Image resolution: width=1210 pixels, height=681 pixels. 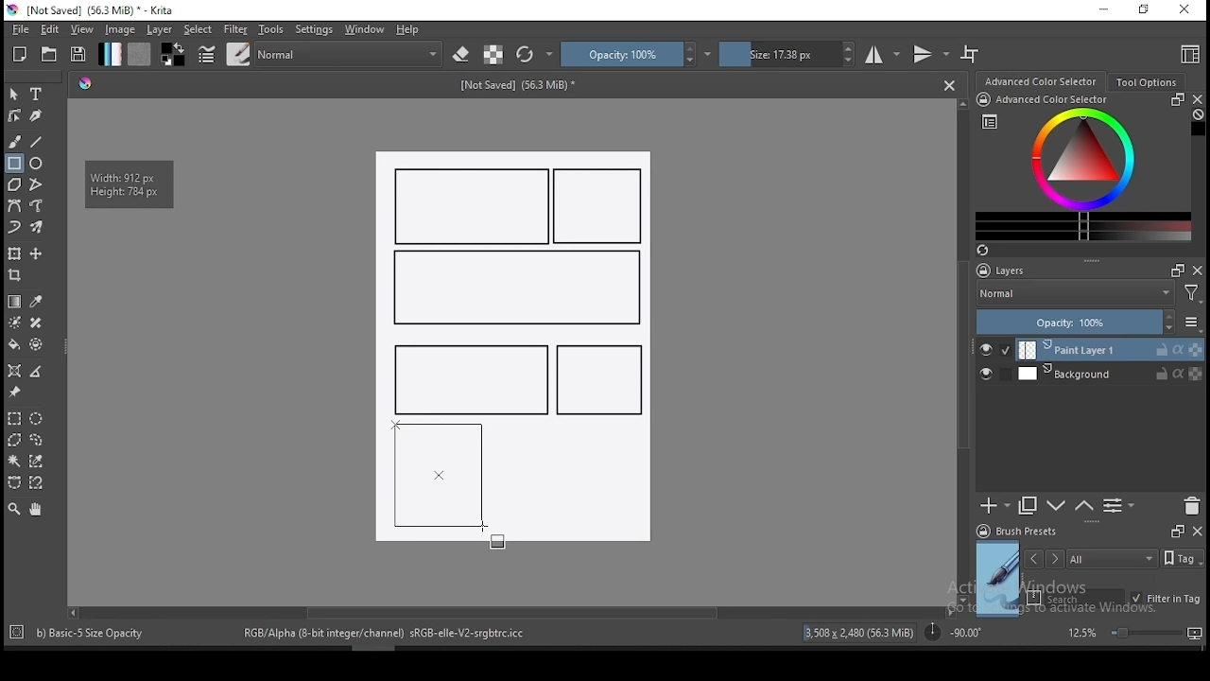 What do you see at coordinates (81, 29) in the screenshot?
I see `view` at bounding box center [81, 29].